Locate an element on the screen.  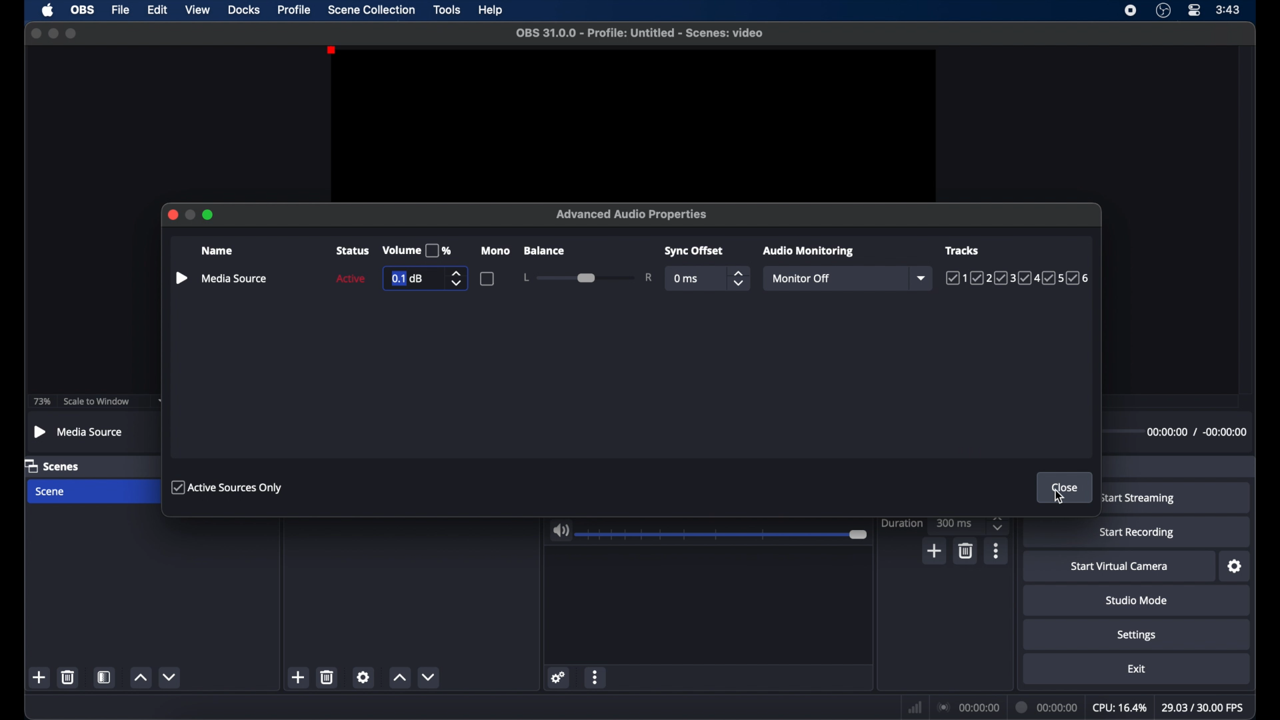
OBS 31.0.0 - Profile: Untitled - Scenes: video is located at coordinates (636, 33).